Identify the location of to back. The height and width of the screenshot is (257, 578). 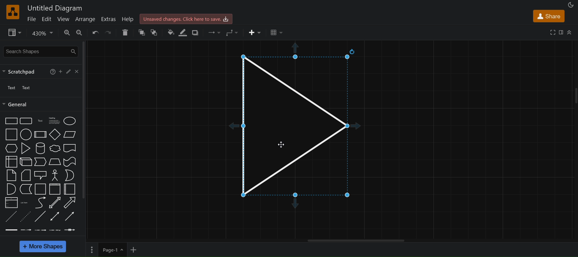
(155, 32).